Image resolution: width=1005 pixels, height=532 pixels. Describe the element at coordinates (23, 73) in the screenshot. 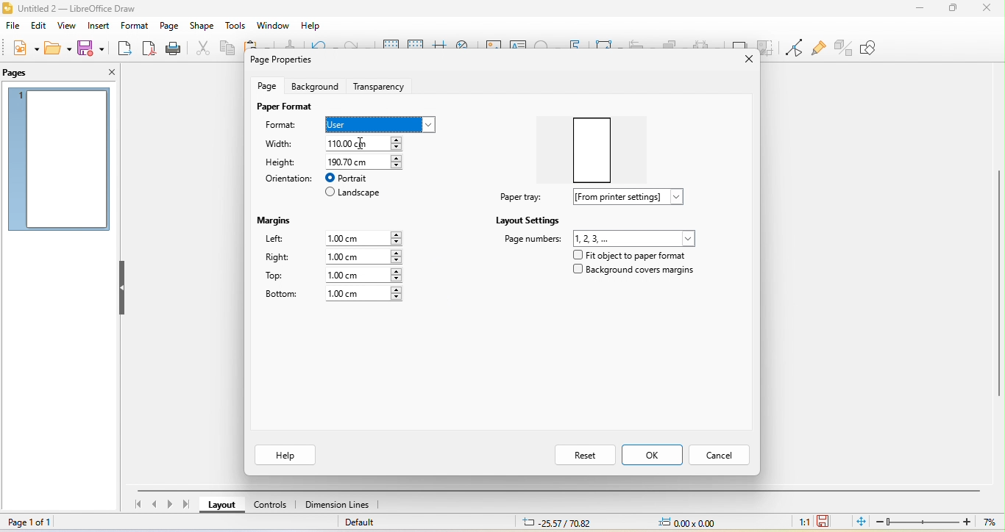

I see `pages` at that location.